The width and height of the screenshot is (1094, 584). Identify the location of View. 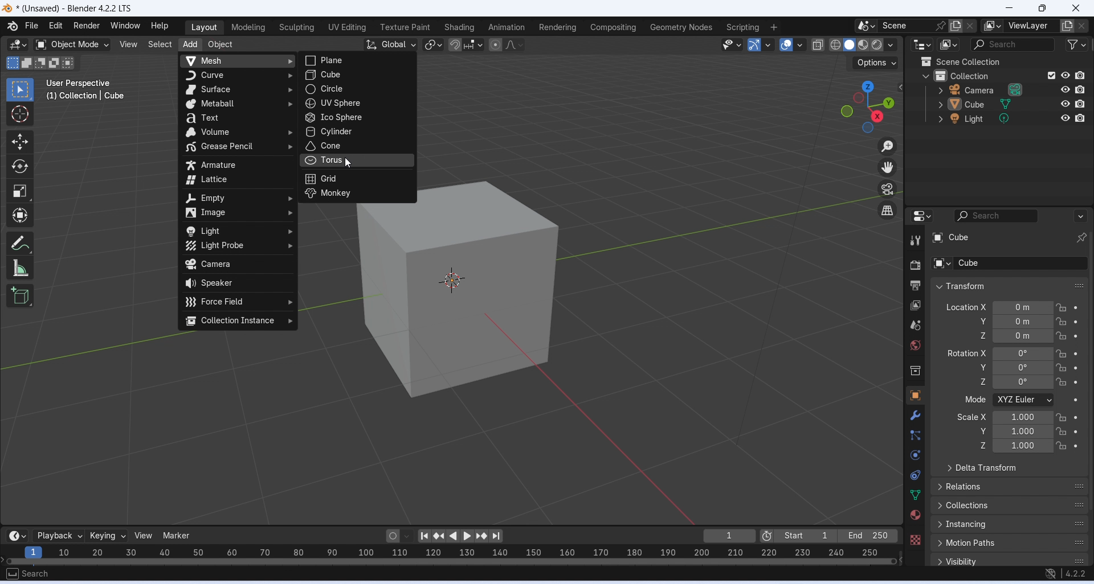
(129, 43).